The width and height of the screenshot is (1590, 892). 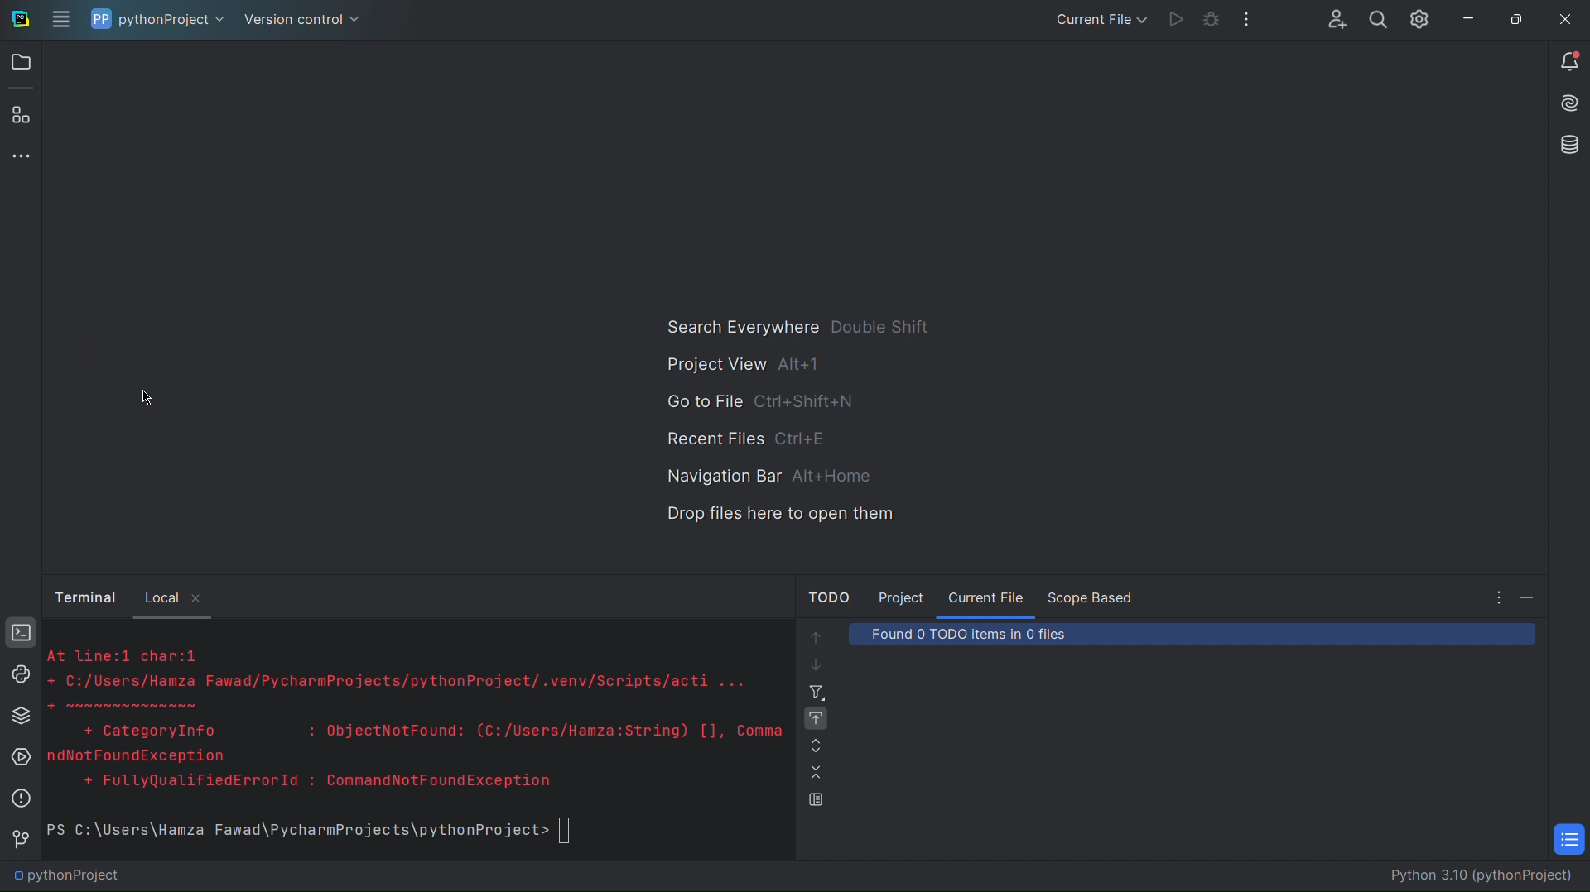 What do you see at coordinates (764, 476) in the screenshot?
I see `Navigation Bar` at bounding box center [764, 476].